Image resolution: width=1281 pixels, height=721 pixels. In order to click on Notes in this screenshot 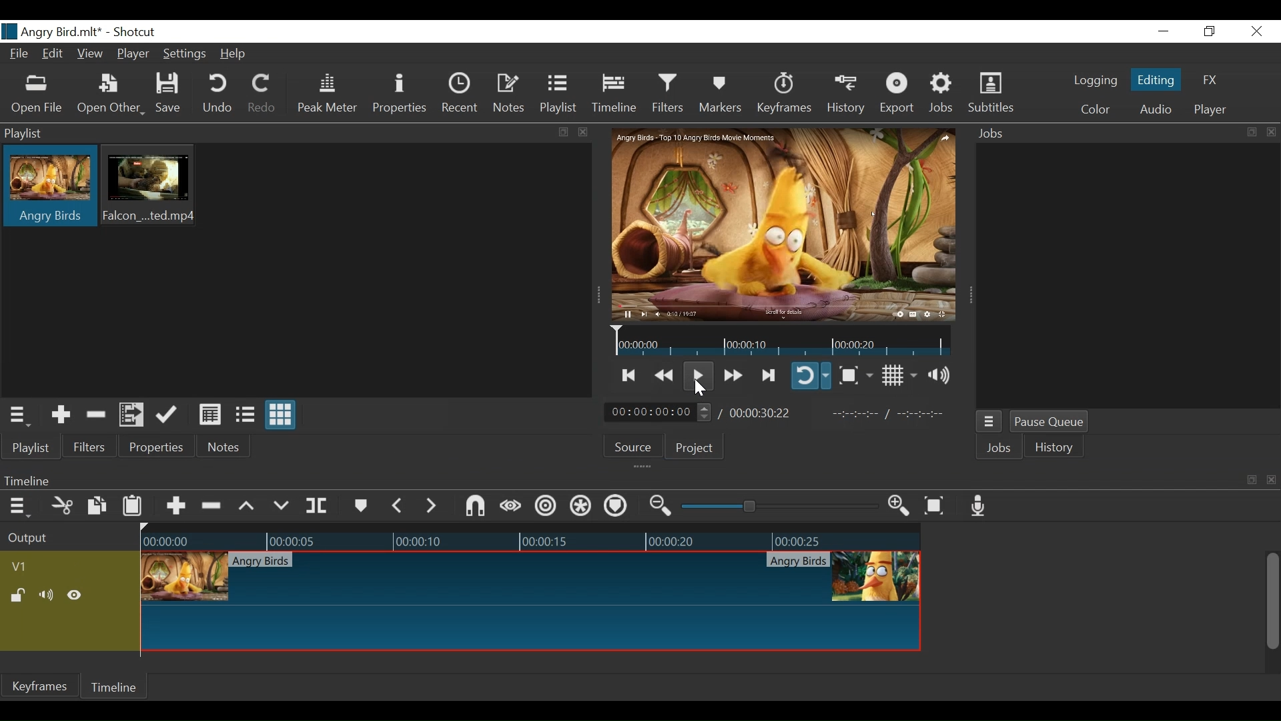, I will do `click(226, 449)`.